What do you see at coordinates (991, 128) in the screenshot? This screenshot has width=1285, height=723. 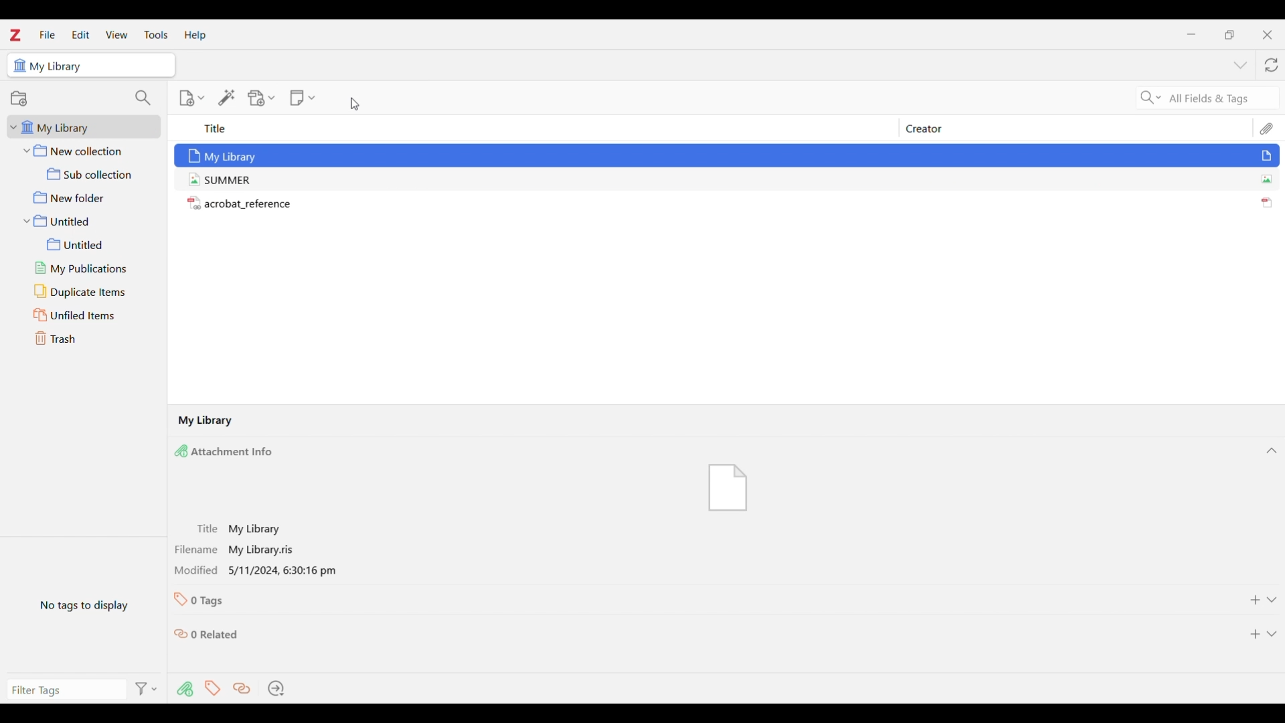 I see `Creator` at bounding box center [991, 128].